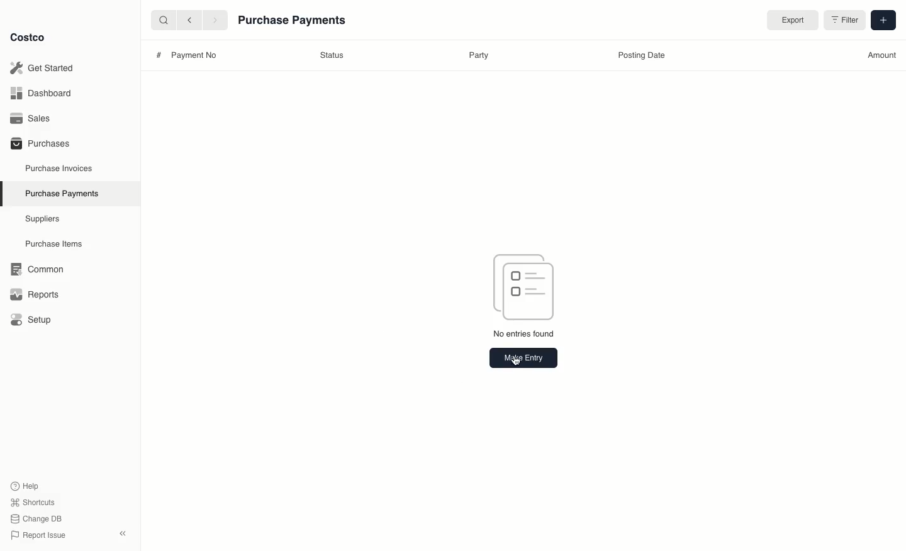 This screenshot has width=906, height=551. Describe the element at coordinates (163, 19) in the screenshot. I see `Search` at that location.